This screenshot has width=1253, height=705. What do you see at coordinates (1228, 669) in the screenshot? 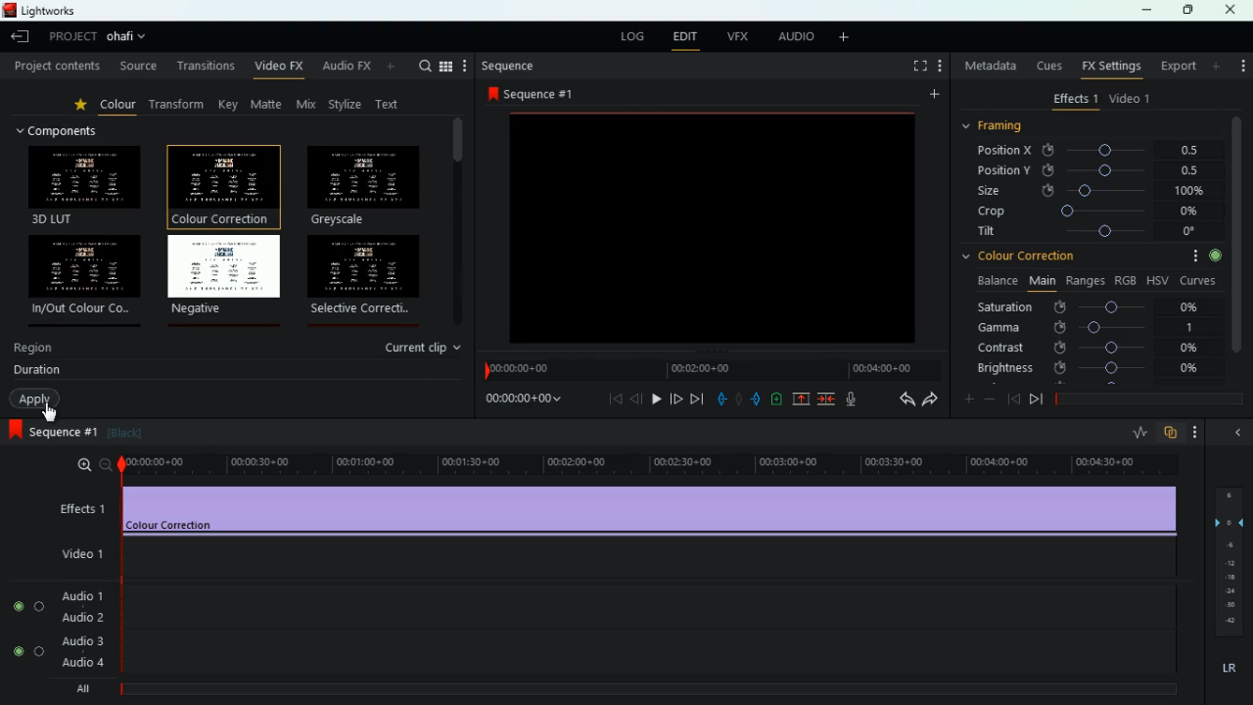
I see `LR` at bounding box center [1228, 669].